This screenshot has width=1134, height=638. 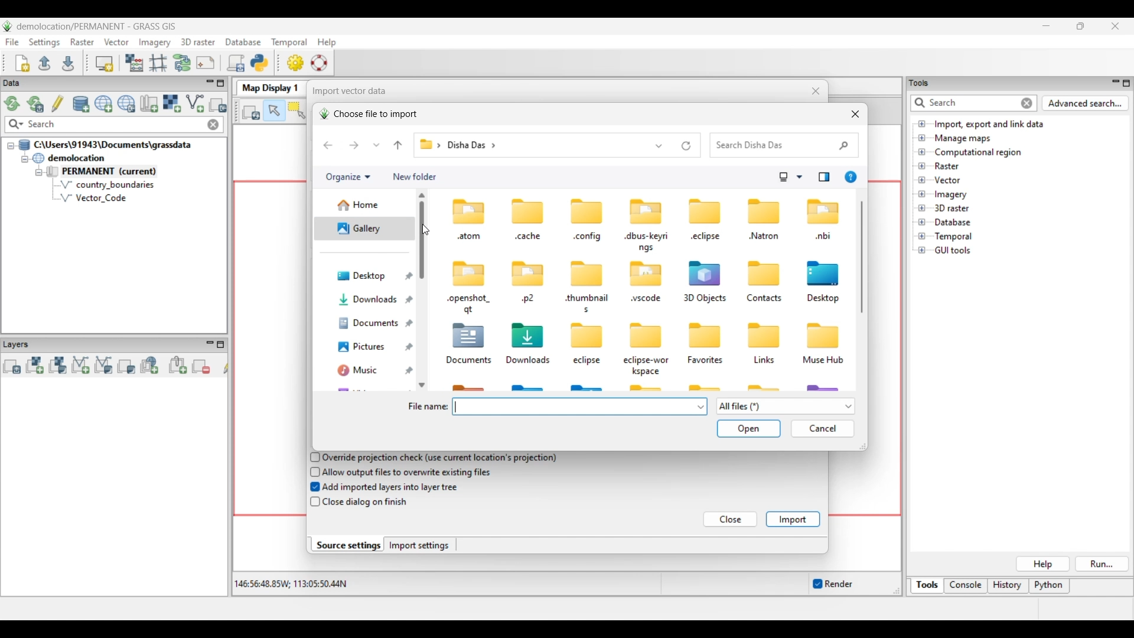 What do you see at coordinates (823, 334) in the screenshot?
I see `icon` at bounding box center [823, 334].